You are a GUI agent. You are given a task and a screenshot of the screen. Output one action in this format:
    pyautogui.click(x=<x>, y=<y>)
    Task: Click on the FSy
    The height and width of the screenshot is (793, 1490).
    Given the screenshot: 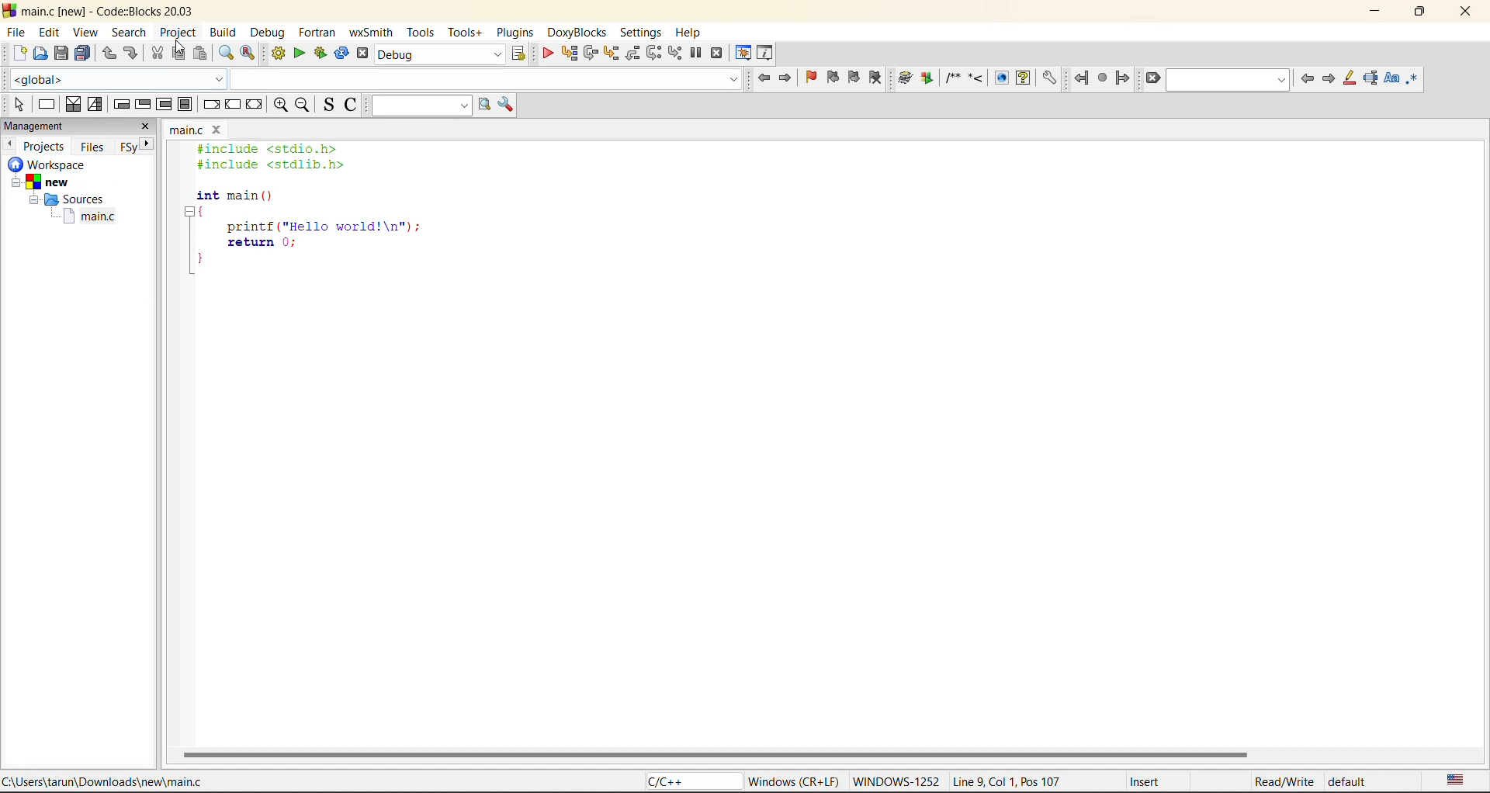 What is the action you would take?
    pyautogui.click(x=129, y=146)
    